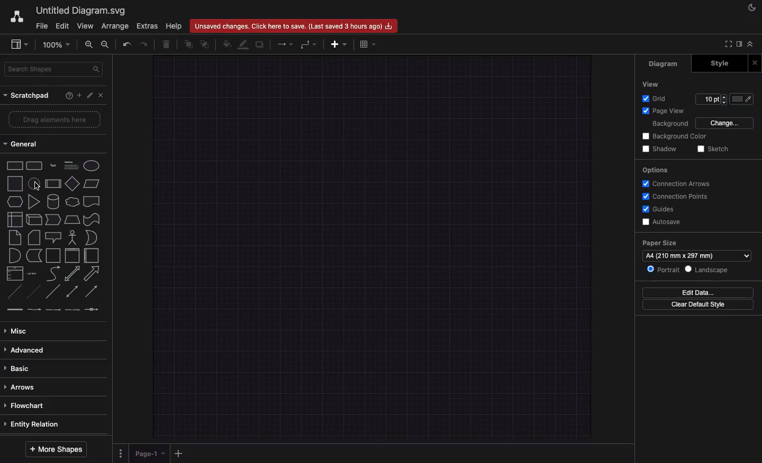  I want to click on Unsaved changes. Click here to save. (Last saved 3 hours ago), so click(294, 25).